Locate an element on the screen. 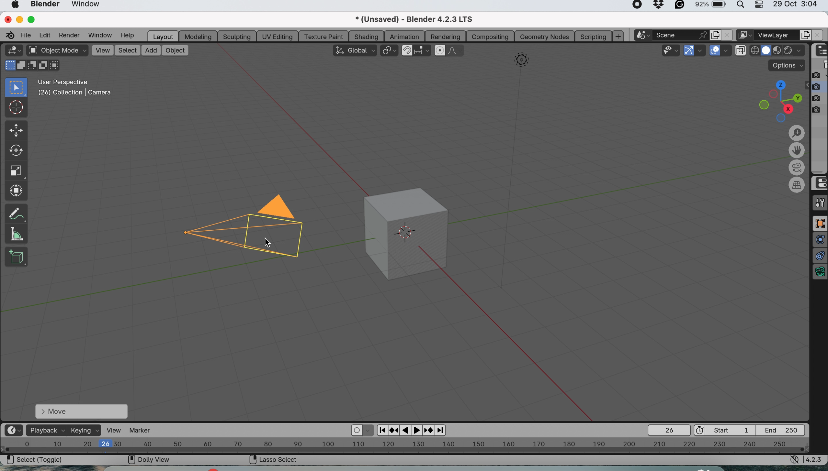  material preview display is located at coordinates (766, 51).